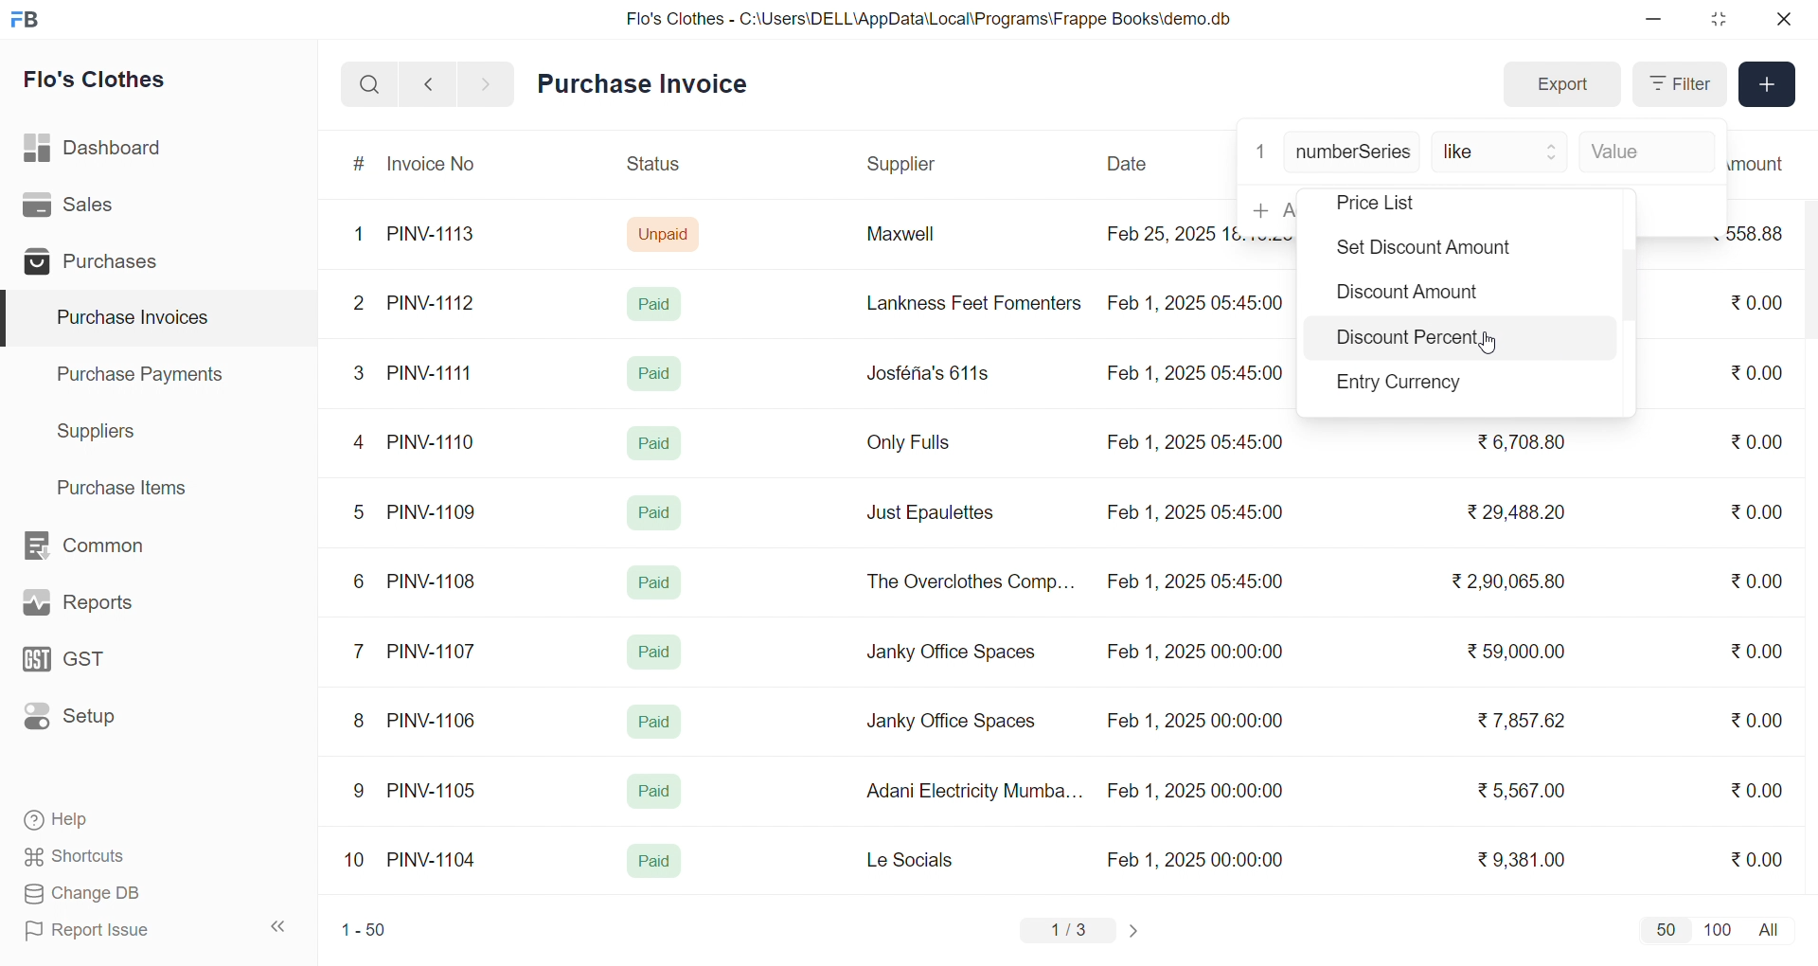 The height and width of the screenshot is (966, 1818). Describe the element at coordinates (655, 652) in the screenshot. I see `Paid` at that location.